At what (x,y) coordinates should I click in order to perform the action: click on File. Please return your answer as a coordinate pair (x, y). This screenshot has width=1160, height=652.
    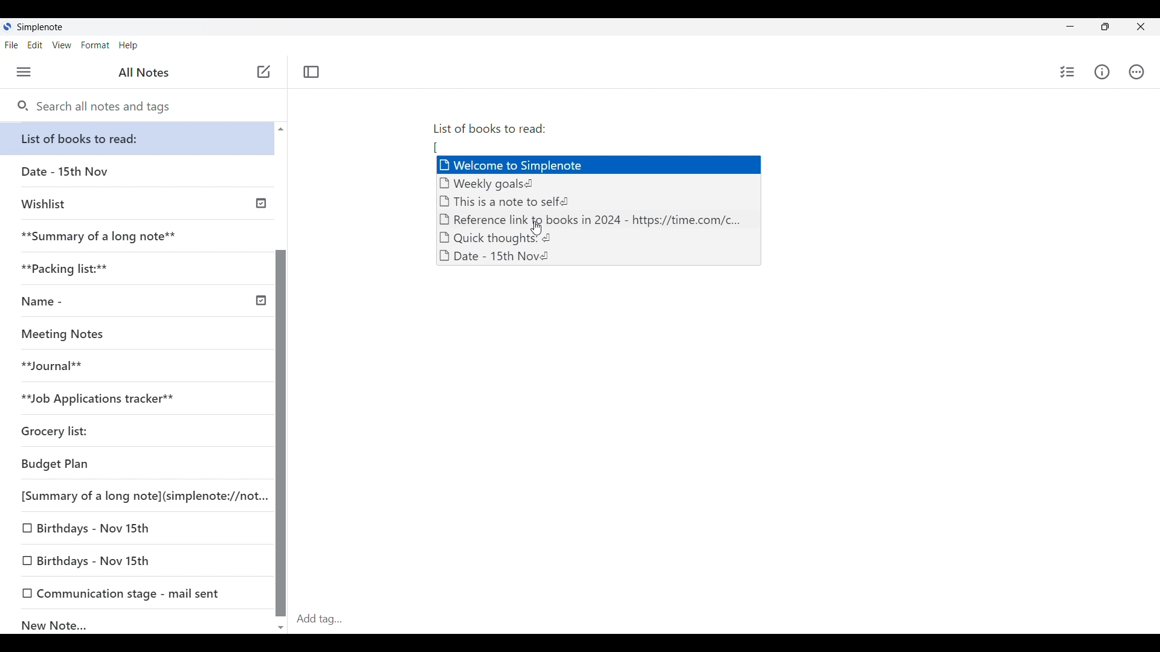
    Looking at the image, I should click on (11, 45).